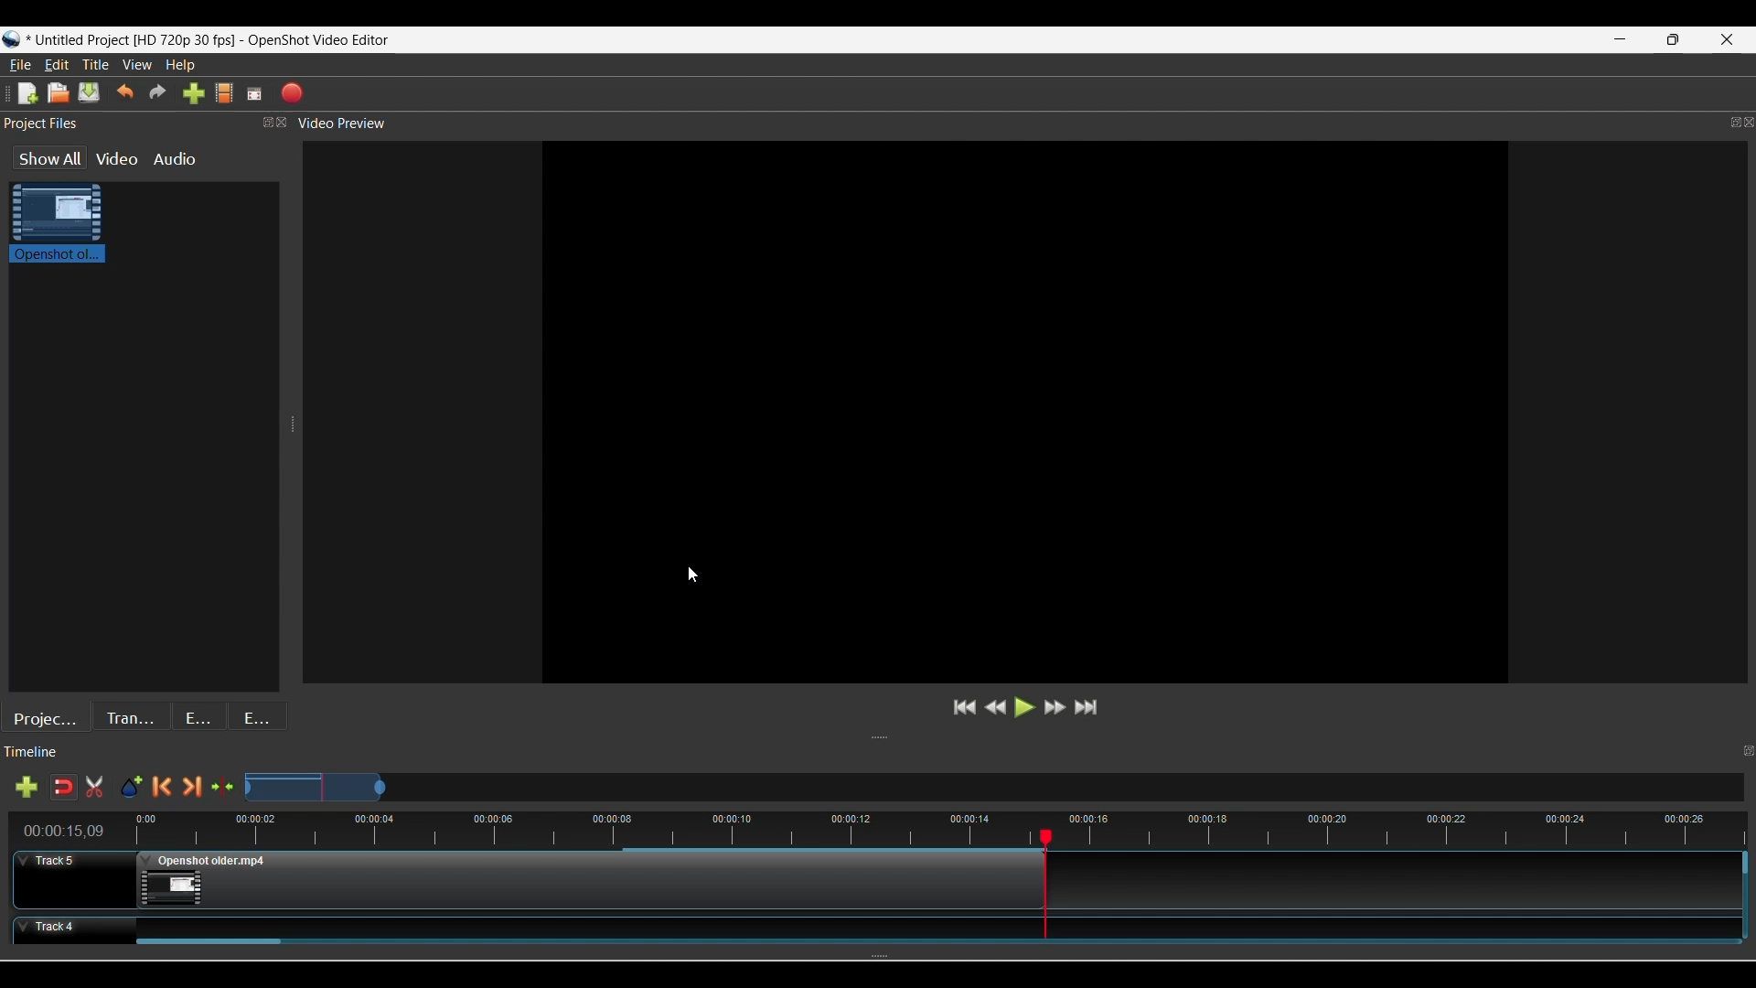 The image size is (1756, 988). Describe the element at coordinates (157, 93) in the screenshot. I see `Redo` at that location.